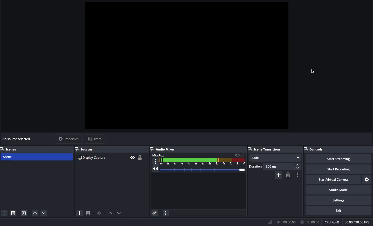  What do you see at coordinates (279, 175) in the screenshot?
I see `Add` at bounding box center [279, 175].